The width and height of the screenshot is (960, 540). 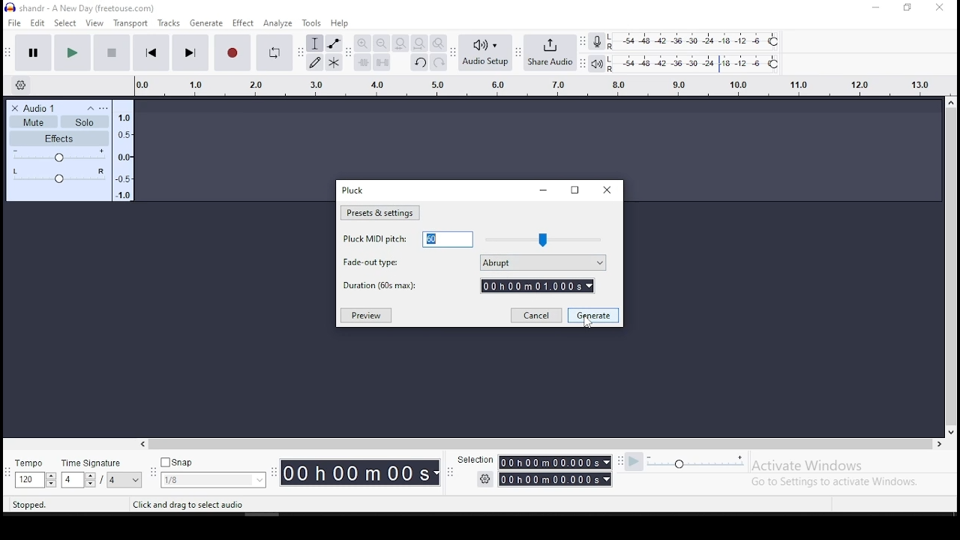 What do you see at coordinates (190, 52) in the screenshot?
I see `skip to end` at bounding box center [190, 52].